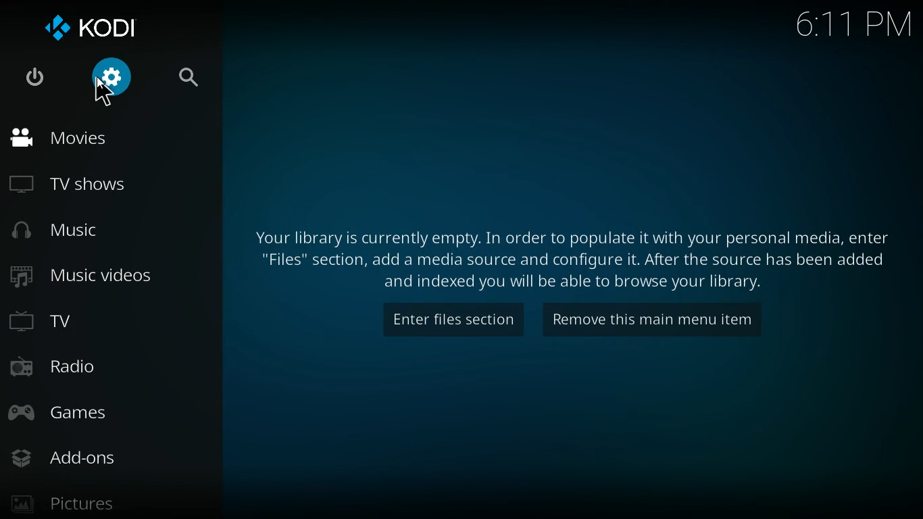 This screenshot has height=519, width=923. Describe the element at coordinates (101, 92) in the screenshot. I see `Cursor` at that location.